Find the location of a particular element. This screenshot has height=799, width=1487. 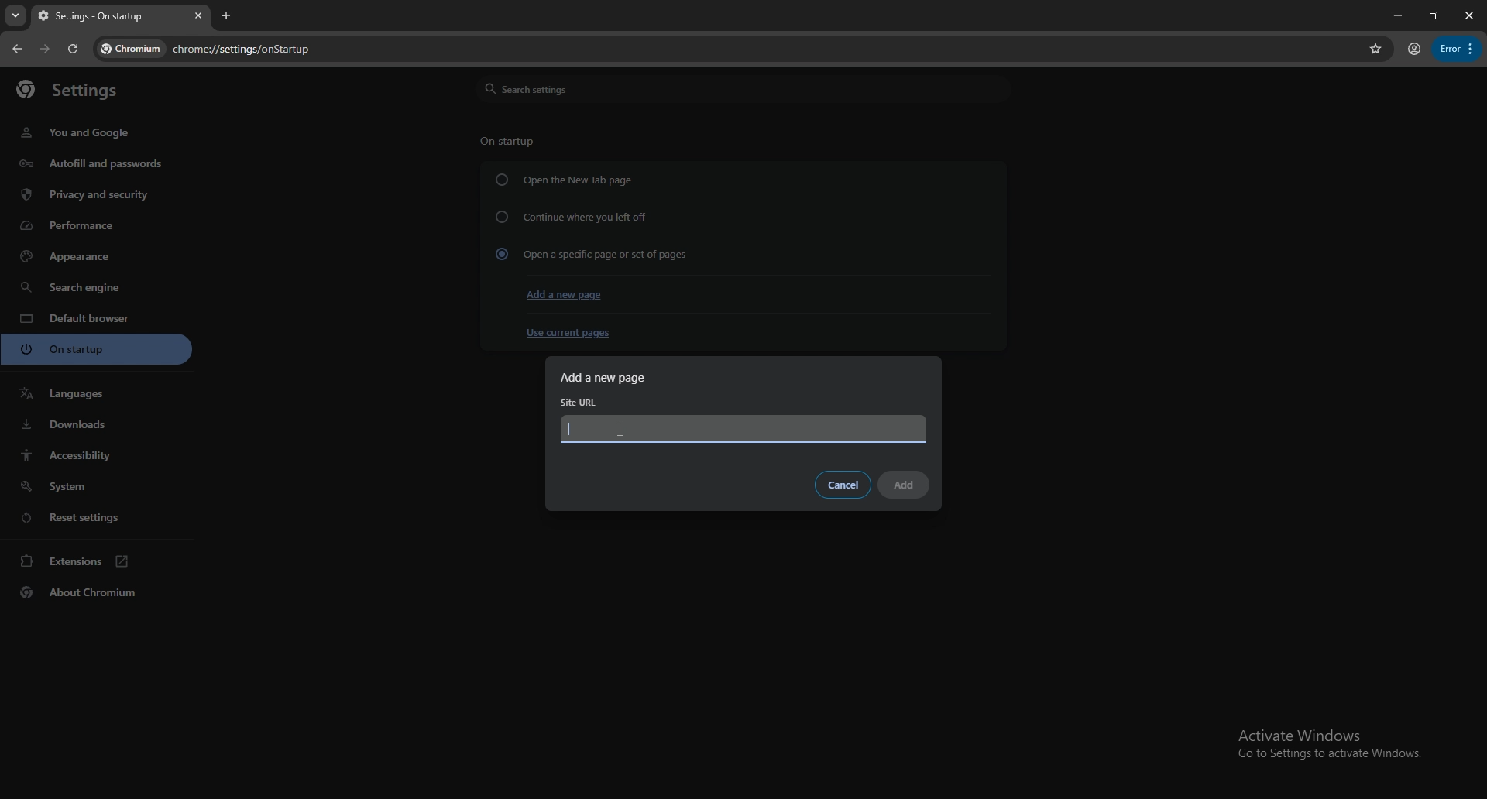

close is located at coordinates (1467, 15).